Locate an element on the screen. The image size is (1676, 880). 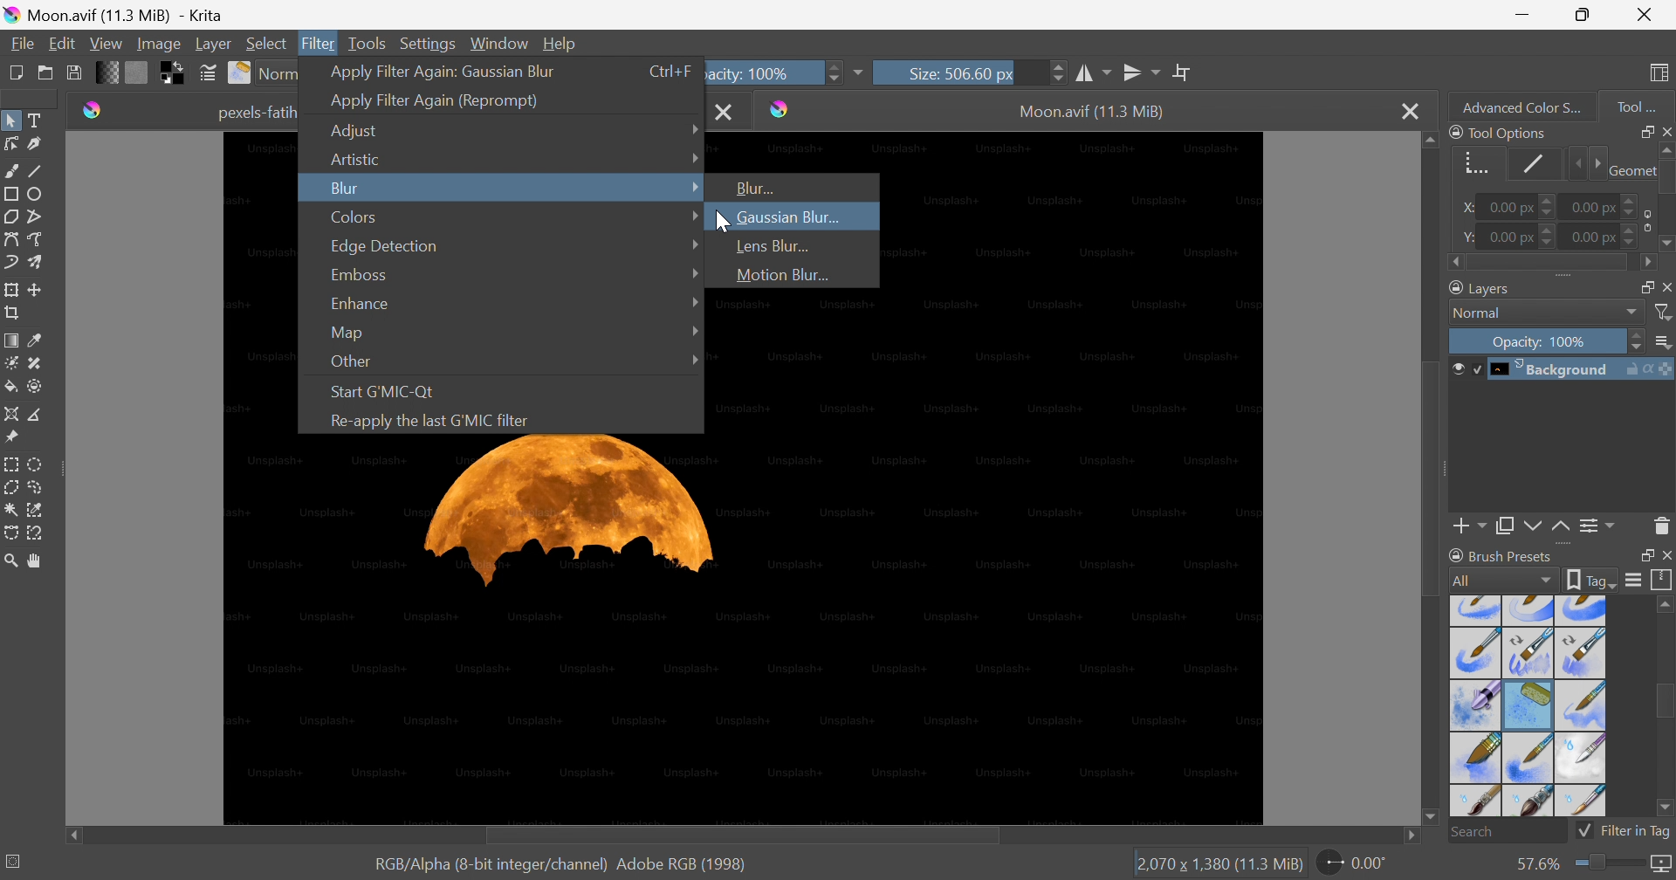
Blur is located at coordinates (346, 188).